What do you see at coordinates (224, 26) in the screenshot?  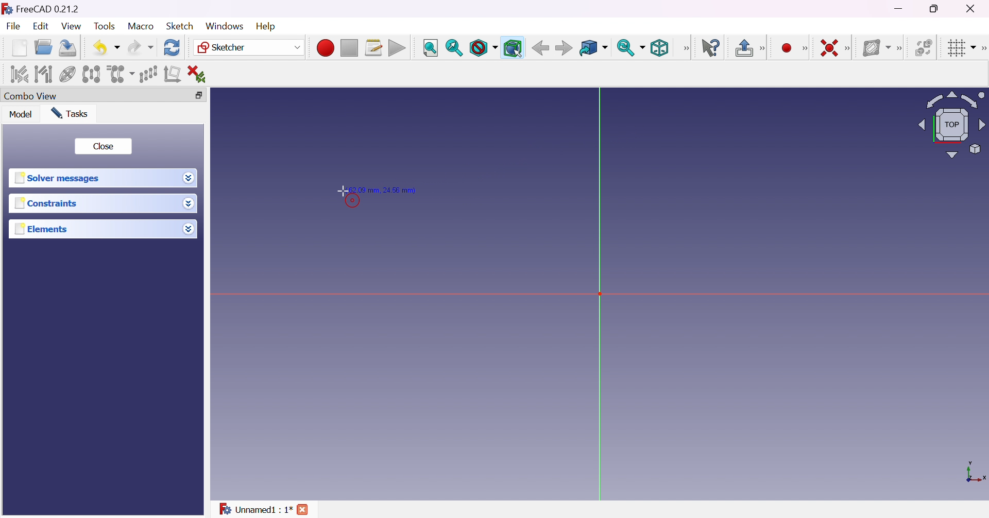 I see `Windows` at bounding box center [224, 26].